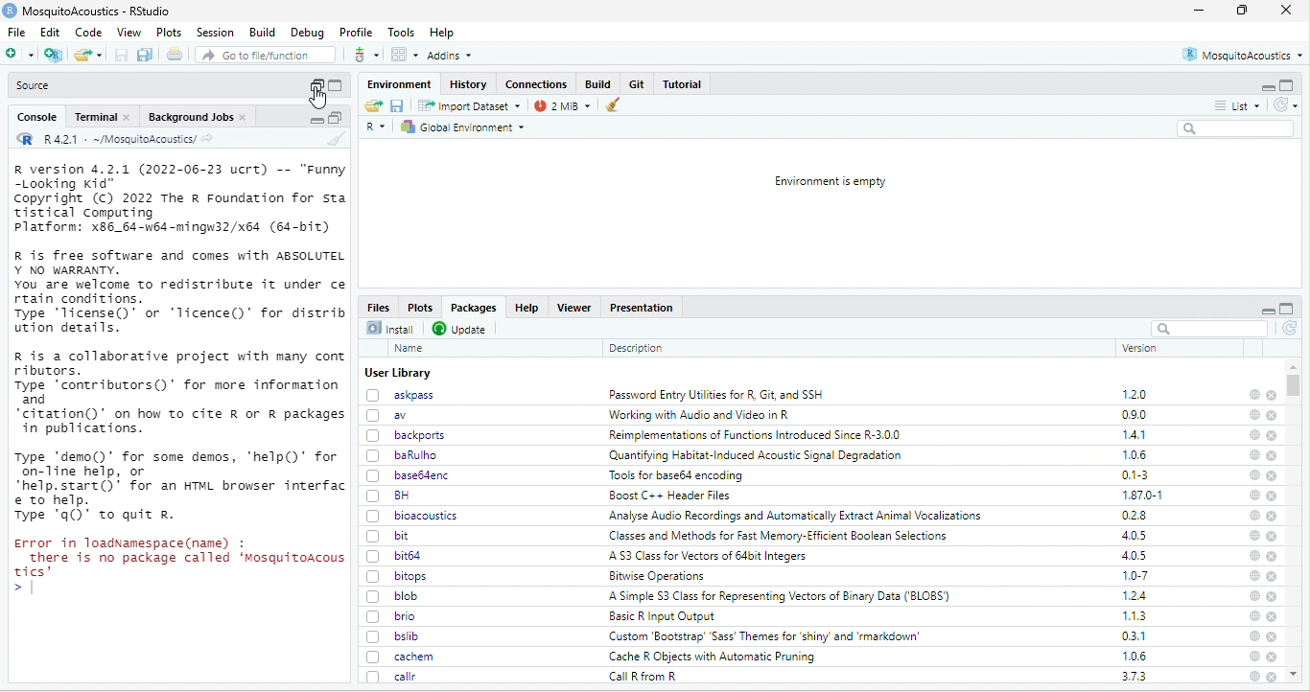 This screenshot has width=1310, height=692. Describe the element at coordinates (393, 676) in the screenshot. I see `callr` at that location.